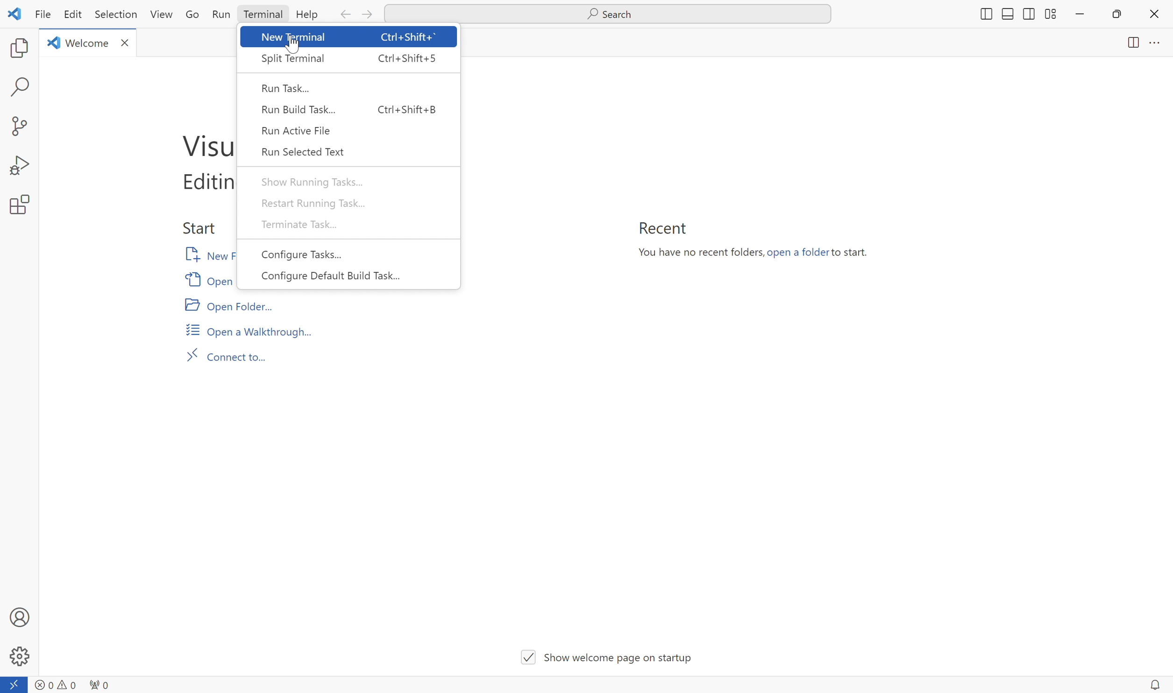  Describe the element at coordinates (314, 201) in the screenshot. I see `Restart Running Task...` at that location.